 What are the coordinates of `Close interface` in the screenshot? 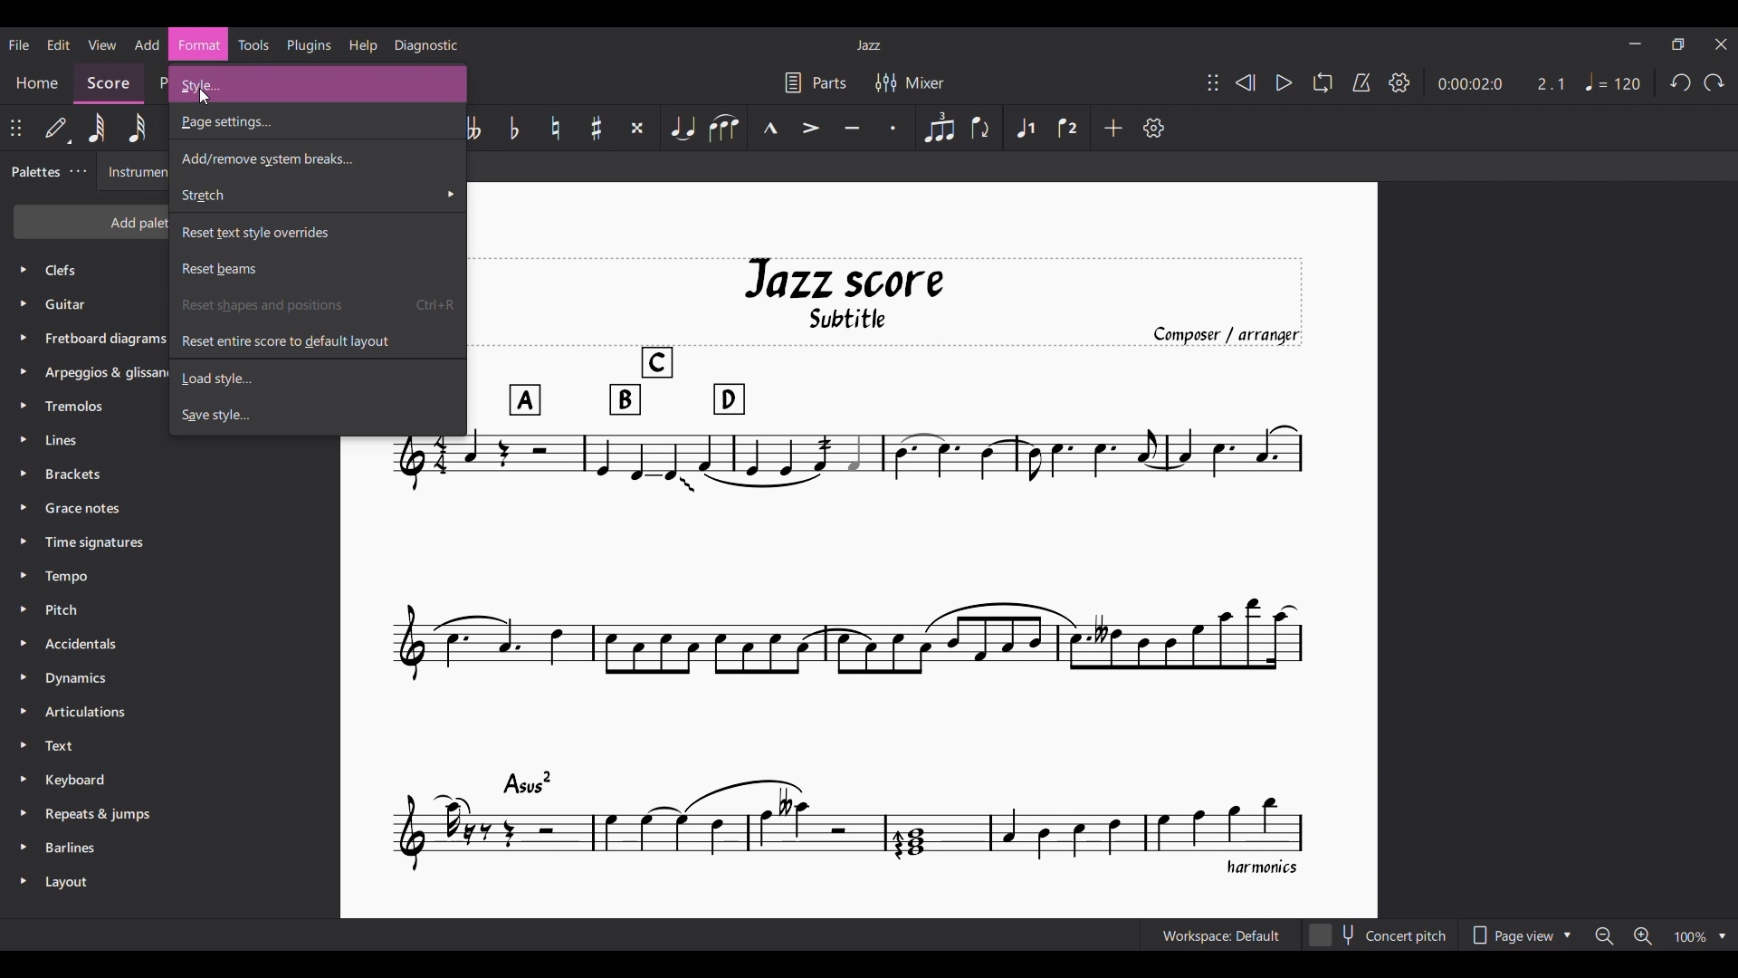 It's located at (1722, 44).